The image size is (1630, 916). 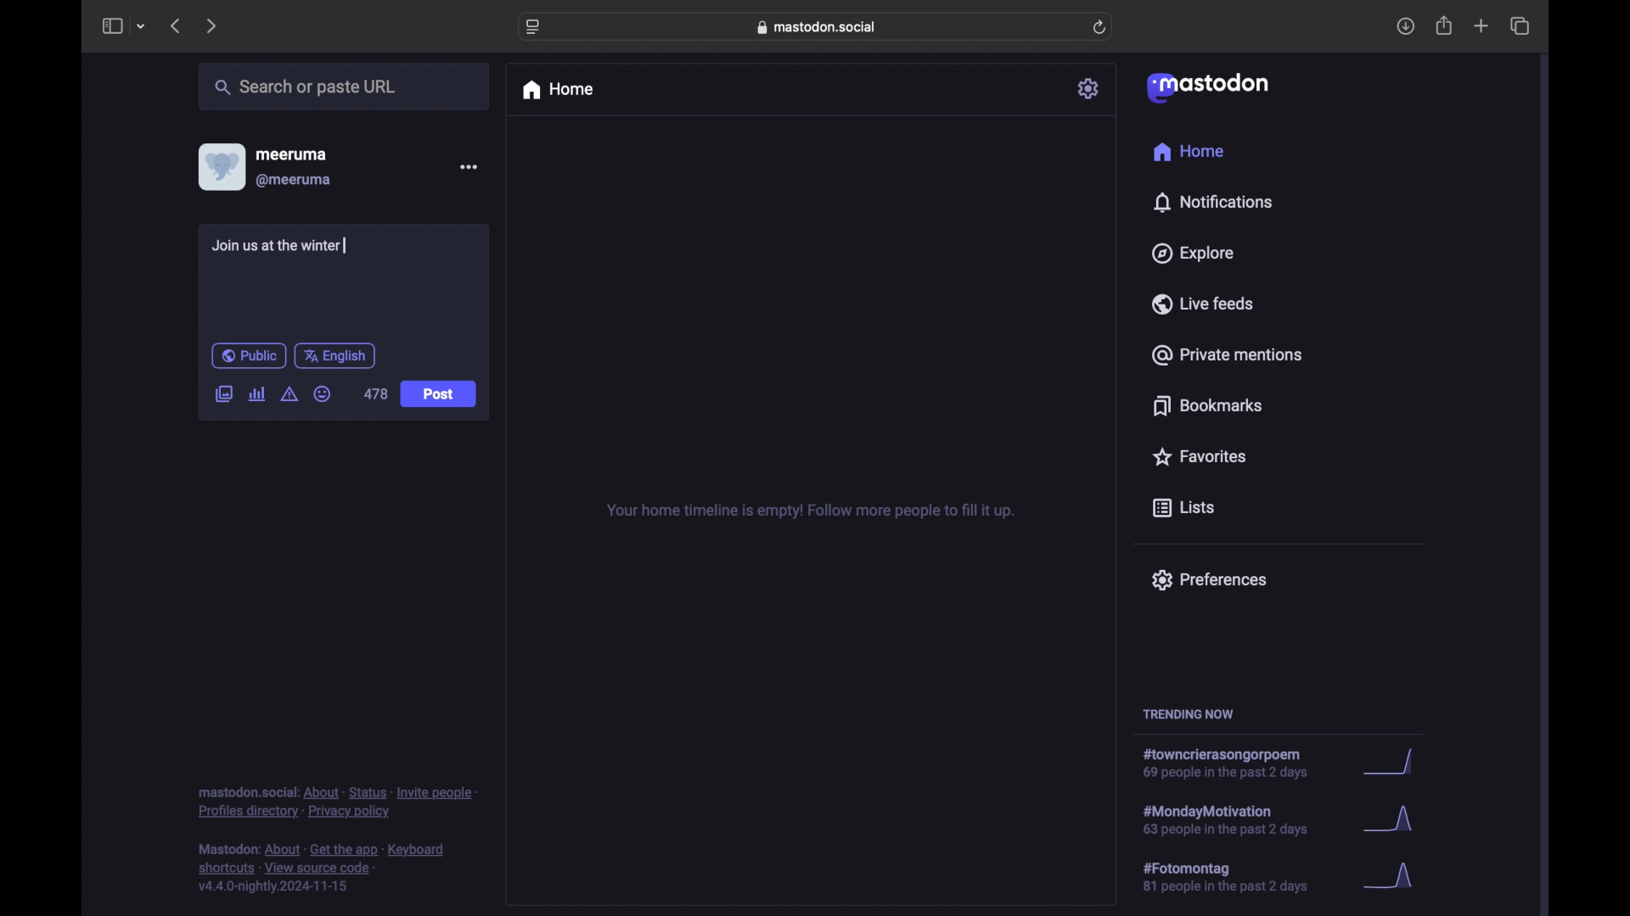 I want to click on trending now, so click(x=1188, y=714).